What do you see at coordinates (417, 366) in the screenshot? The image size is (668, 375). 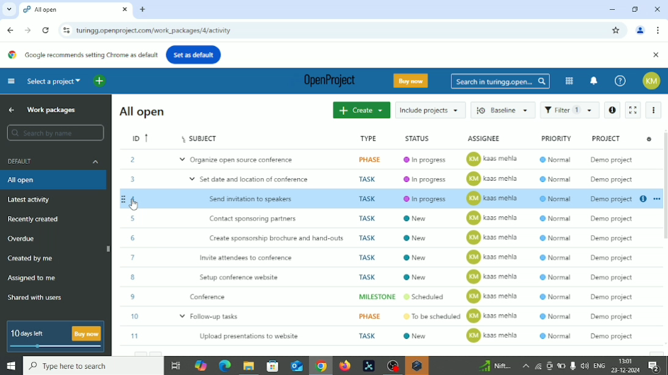 I see `Warning` at bounding box center [417, 366].